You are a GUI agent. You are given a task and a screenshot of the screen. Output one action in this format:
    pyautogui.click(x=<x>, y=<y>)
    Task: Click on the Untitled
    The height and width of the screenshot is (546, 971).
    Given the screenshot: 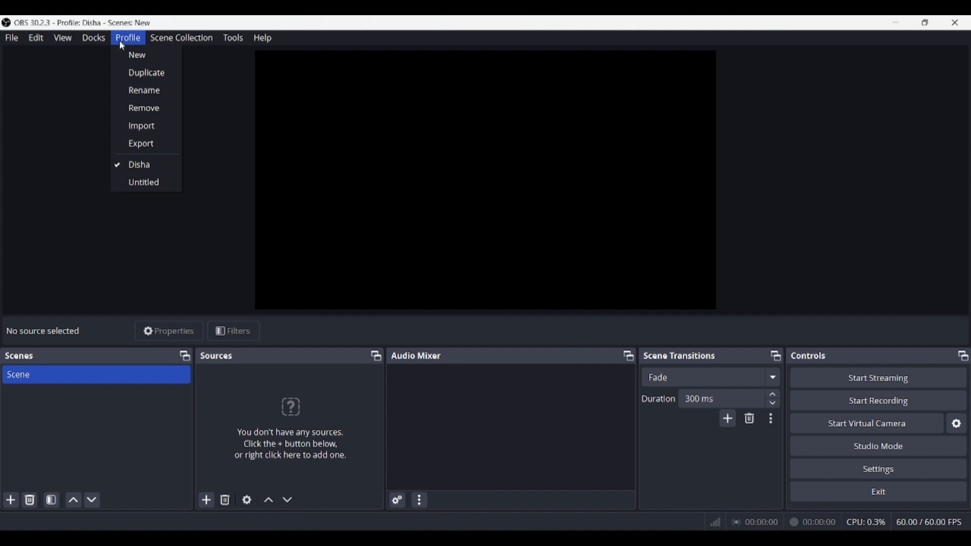 What is the action you would take?
    pyautogui.click(x=144, y=183)
    